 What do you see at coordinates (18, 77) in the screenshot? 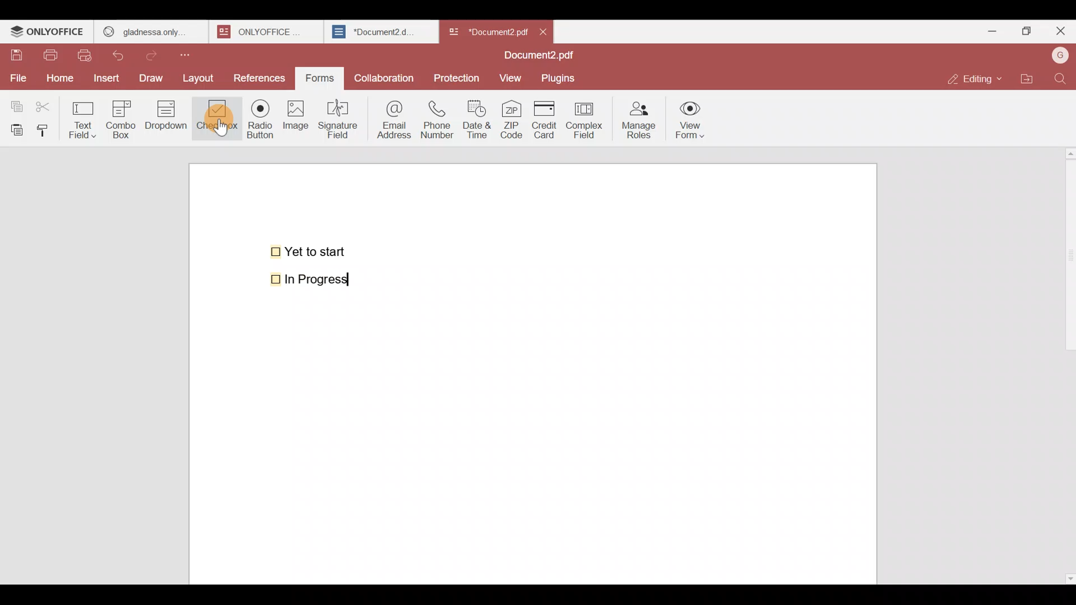
I see `File` at bounding box center [18, 77].